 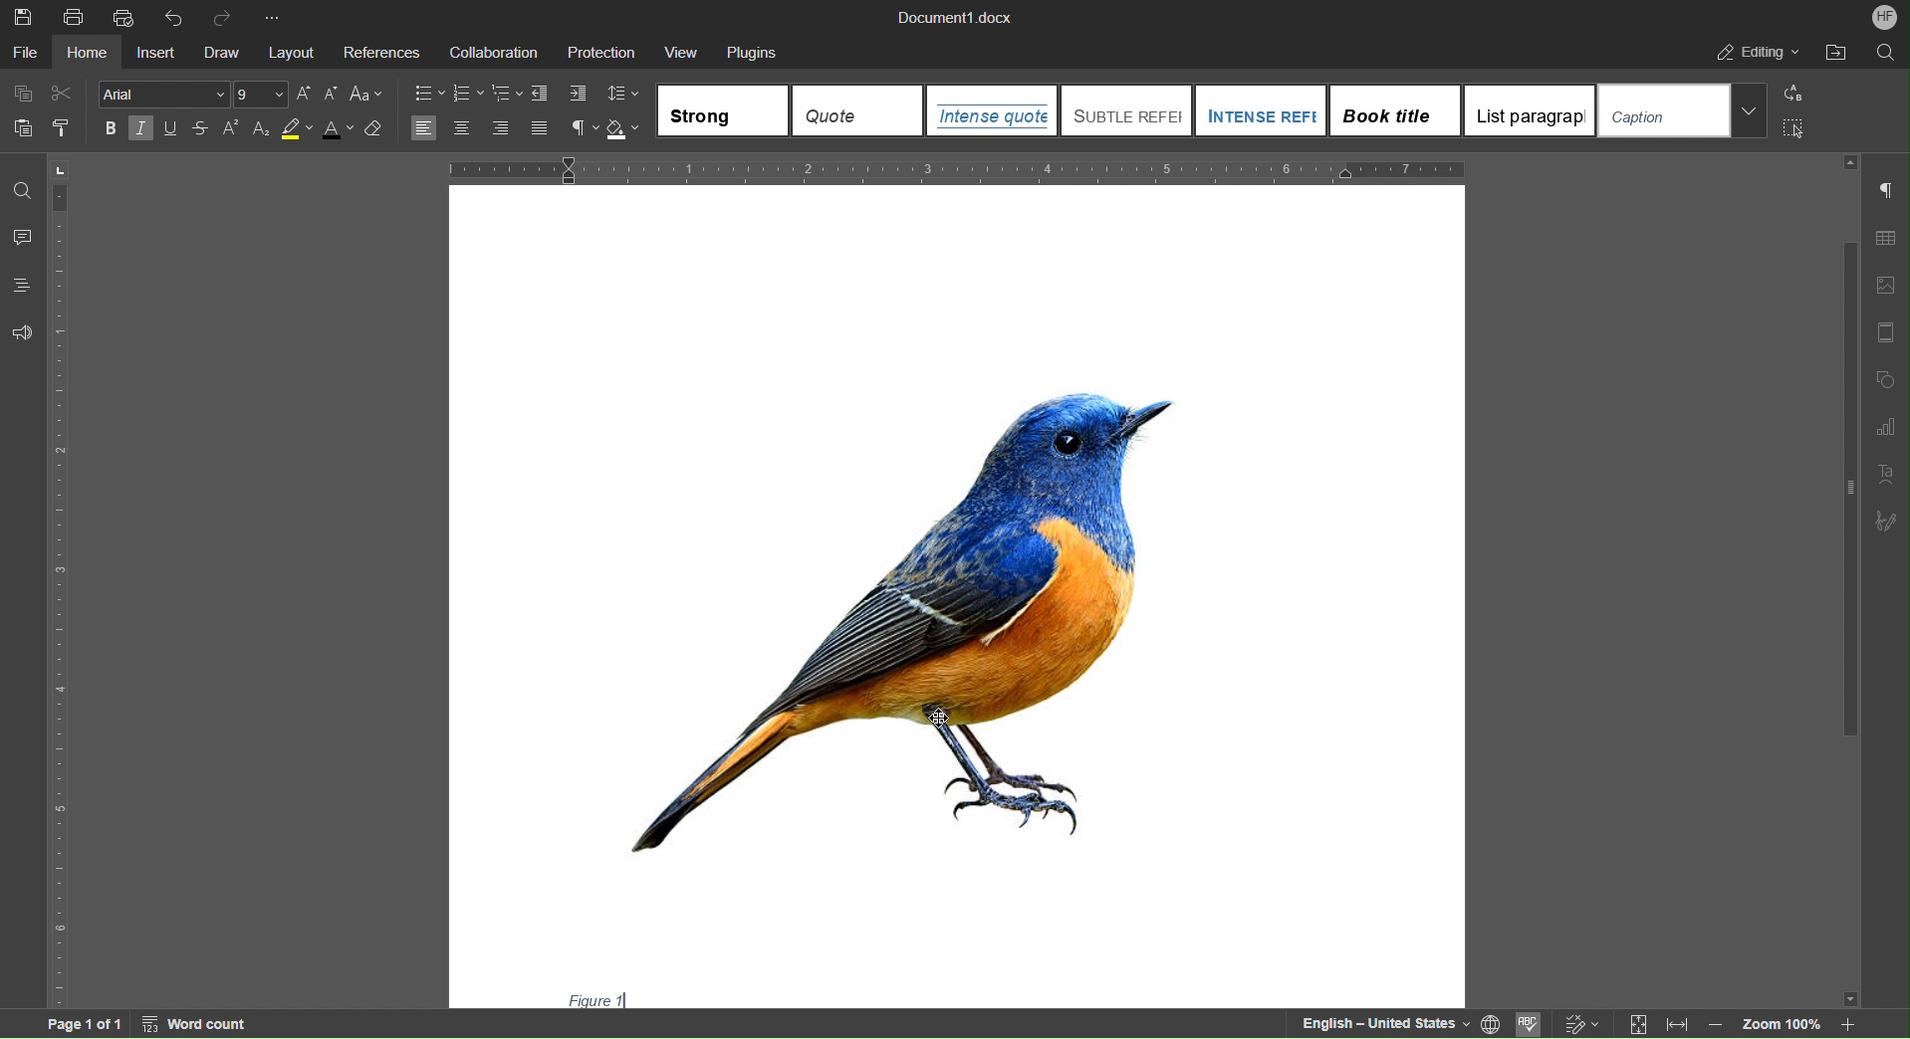 What do you see at coordinates (379, 55) in the screenshot?
I see `References` at bounding box center [379, 55].